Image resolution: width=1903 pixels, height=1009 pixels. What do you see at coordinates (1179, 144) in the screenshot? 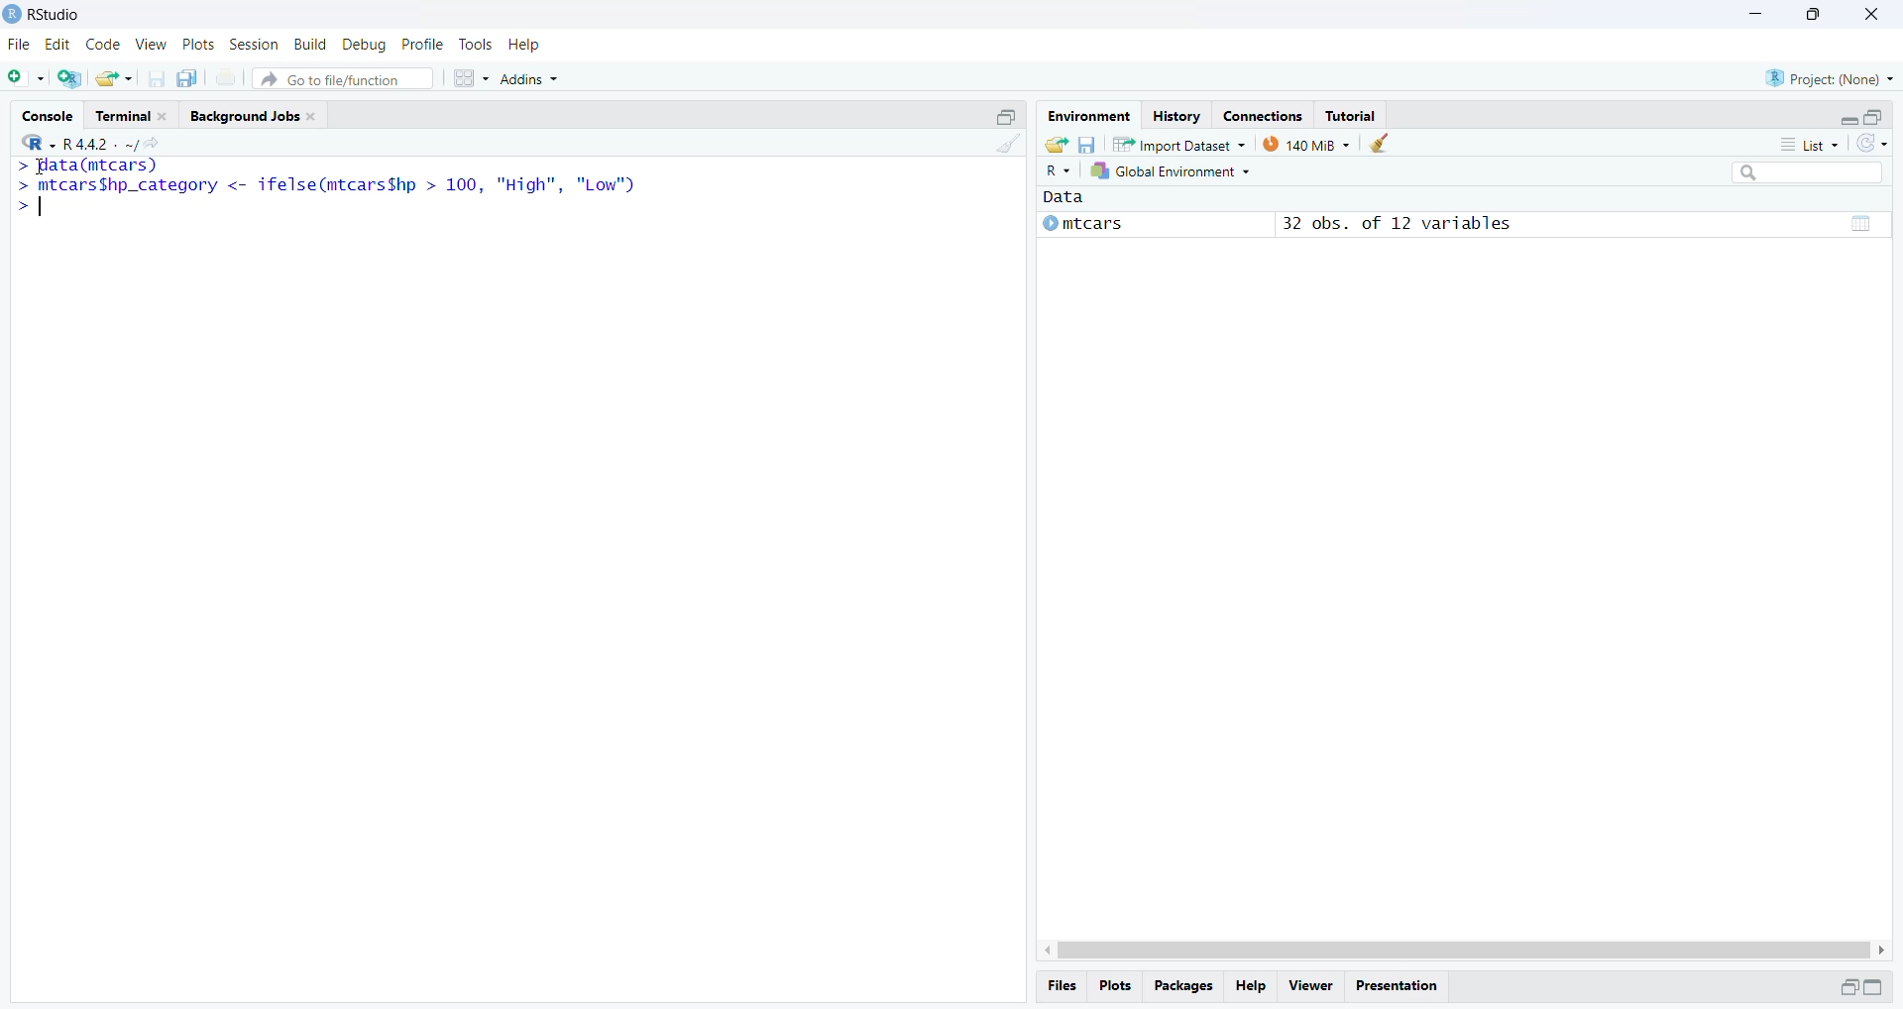
I see `Import Dataset` at bounding box center [1179, 144].